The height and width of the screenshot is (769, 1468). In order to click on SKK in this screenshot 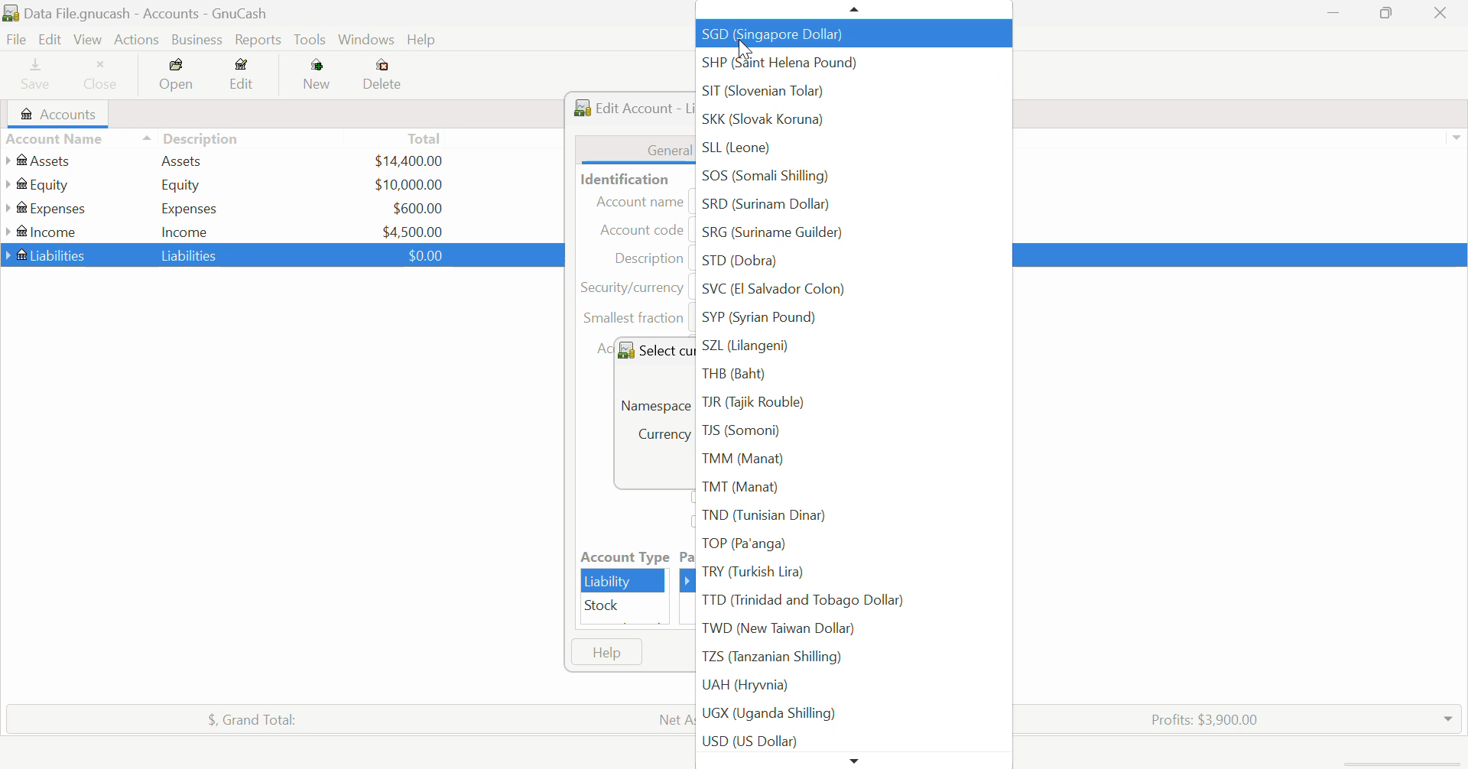, I will do `click(853, 125)`.